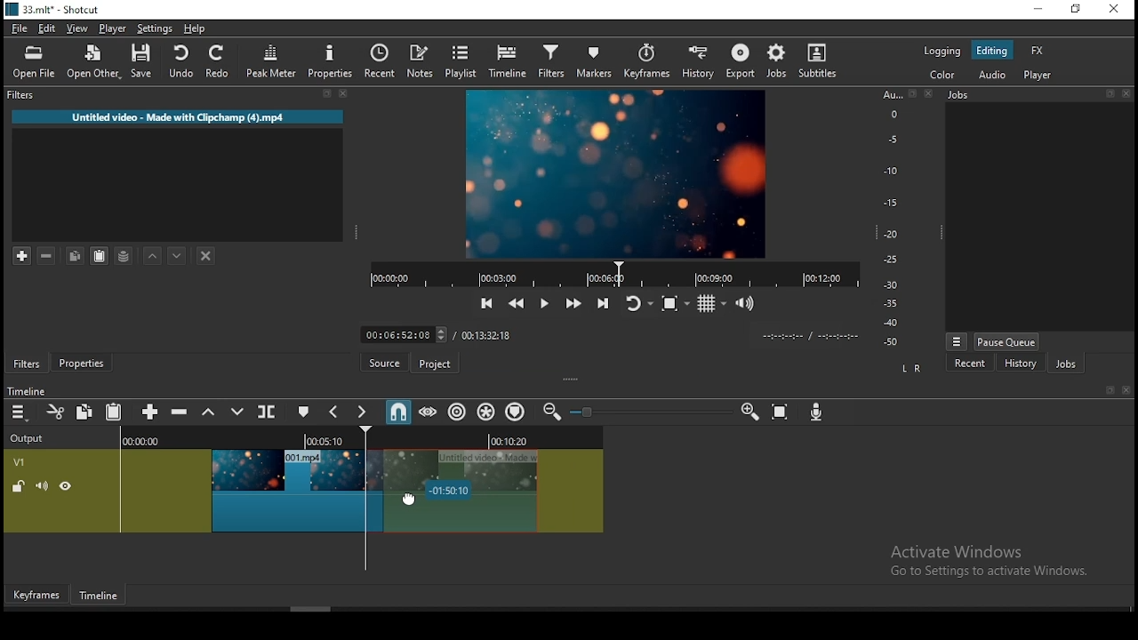  What do you see at coordinates (1038, 76) in the screenshot?
I see `player` at bounding box center [1038, 76].